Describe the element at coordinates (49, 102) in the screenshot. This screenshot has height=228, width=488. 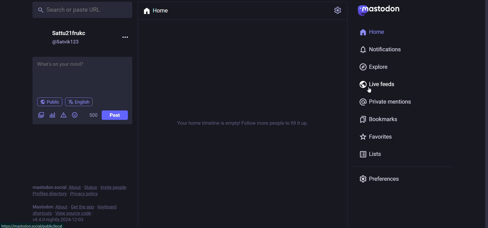
I see `public` at that location.